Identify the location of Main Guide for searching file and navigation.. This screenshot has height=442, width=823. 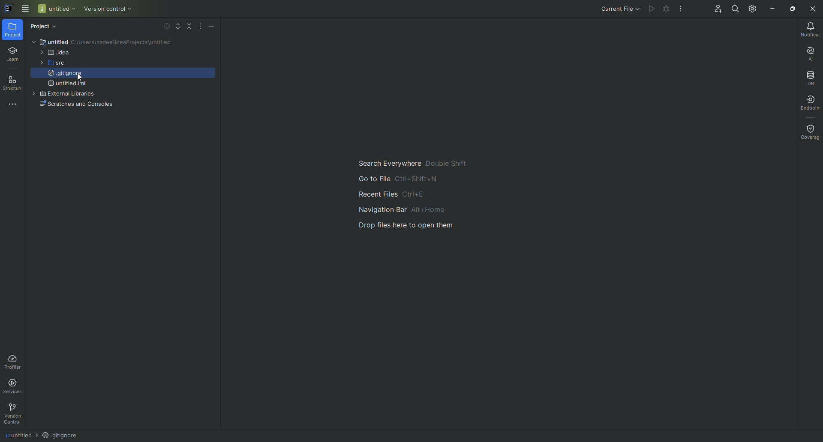
(427, 197).